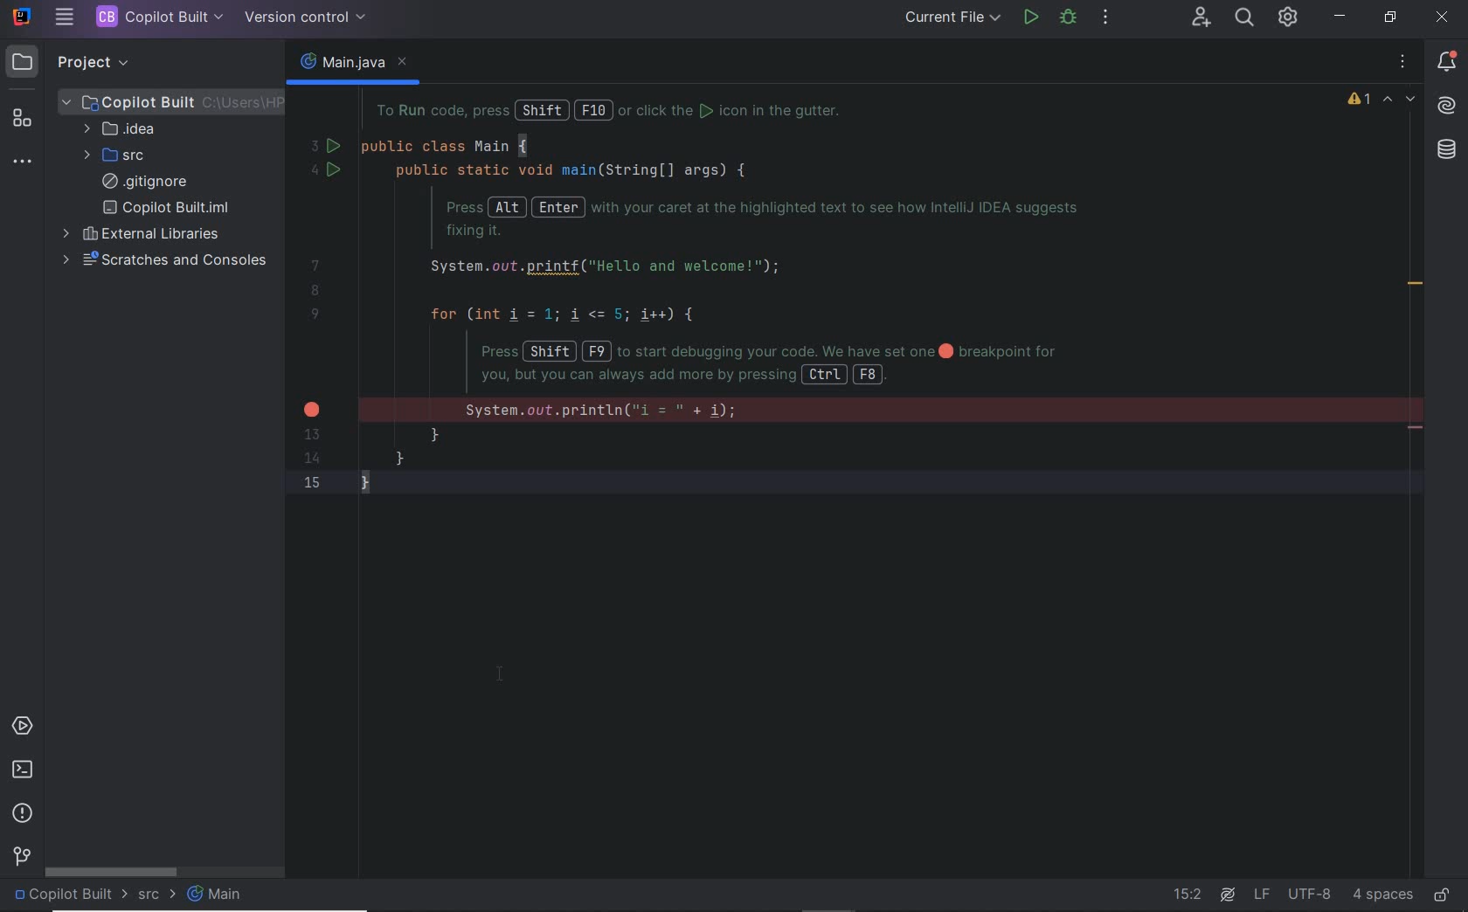 The height and width of the screenshot is (912, 1468). I want to click on indent, so click(1381, 895).